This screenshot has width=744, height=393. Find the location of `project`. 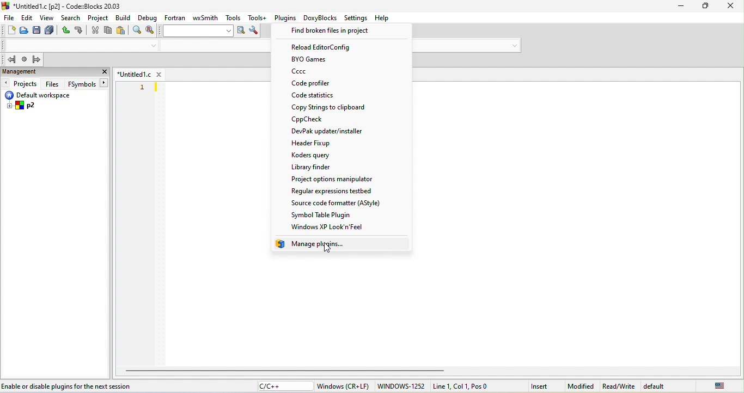

project is located at coordinates (99, 17).